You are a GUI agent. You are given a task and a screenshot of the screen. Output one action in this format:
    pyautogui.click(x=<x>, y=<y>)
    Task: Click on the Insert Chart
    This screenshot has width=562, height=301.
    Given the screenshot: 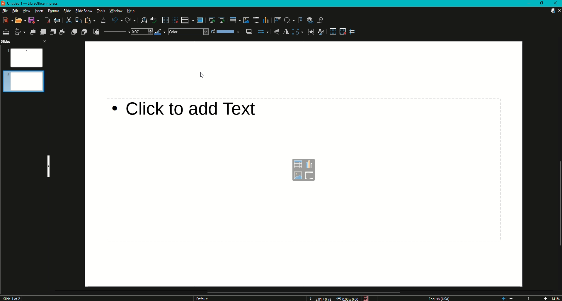 What is the action you would take?
    pyautogui.click(x=266, y=20)
    